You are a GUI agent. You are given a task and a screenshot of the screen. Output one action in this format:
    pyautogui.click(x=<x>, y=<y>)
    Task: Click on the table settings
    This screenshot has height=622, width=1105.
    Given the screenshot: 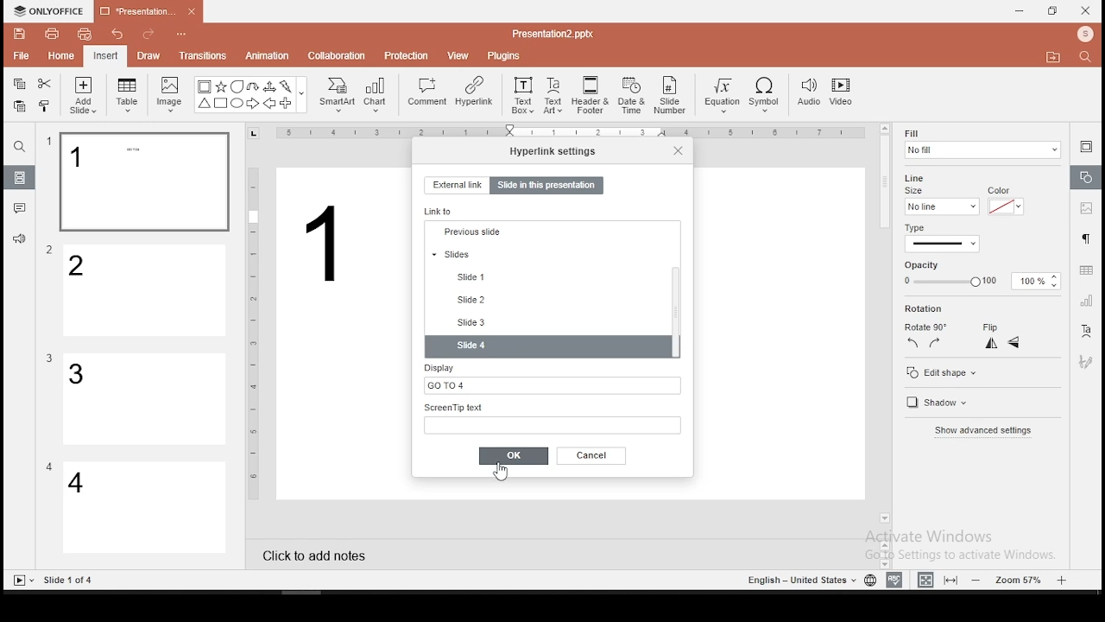 What is the action you would take?
    pyautogui.click(x=1084, y=270)
    